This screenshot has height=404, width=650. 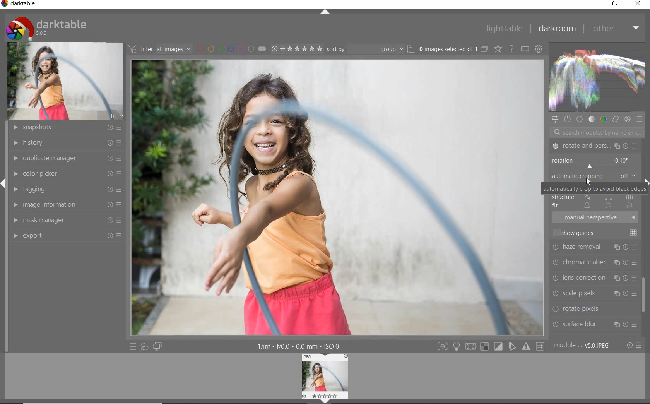 What do you see at coordinates (505, 29) in the screenshot?
I see `lighttable` at bounding box center [505, 29].